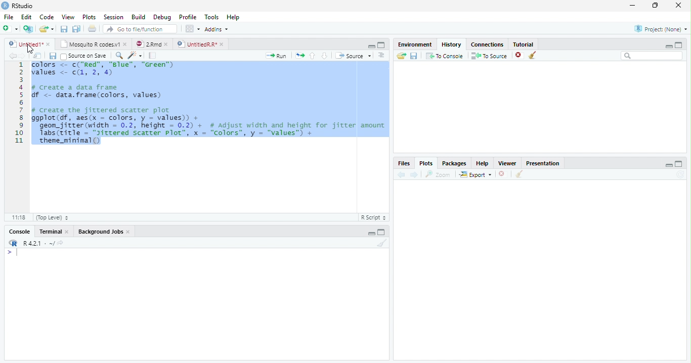 The image size is (691, 363). What do you see at coordinates (299, 56) in the screenshot?
I see `Re-run the previous code region` at bounding box center [299, 56].